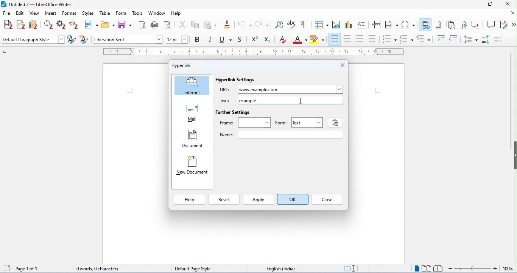 This screenshot has height=273, width=517. Describe the element at coordinates (228, 25) in the screenshot. I see `clone` at that location.